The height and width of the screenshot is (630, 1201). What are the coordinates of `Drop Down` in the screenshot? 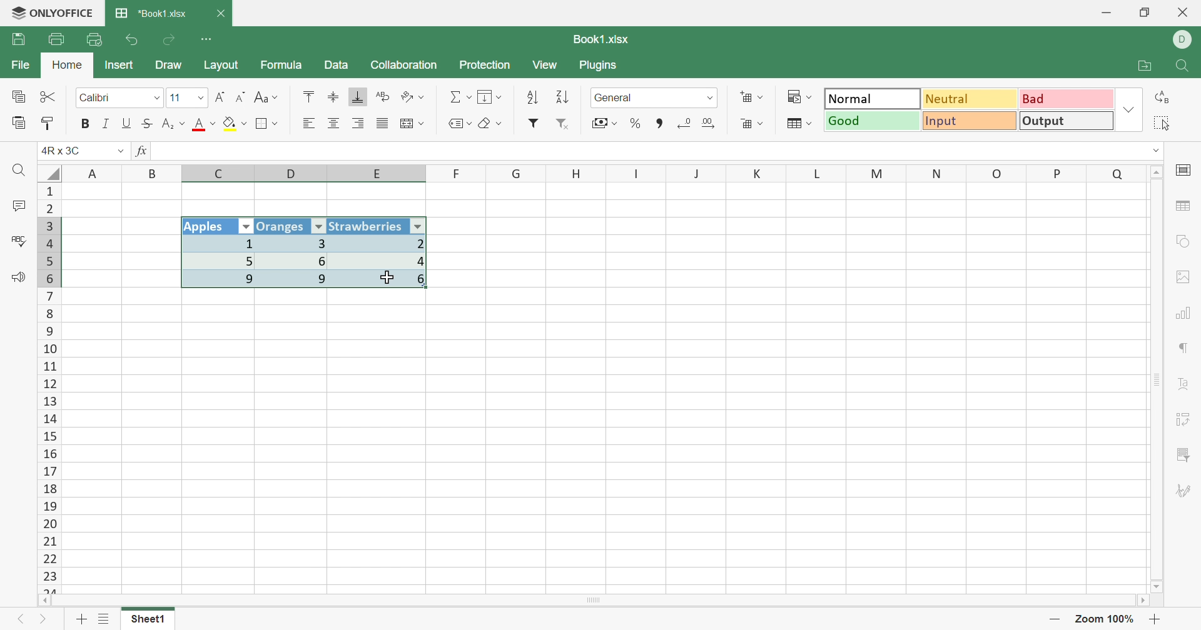 It's located at (198, 99).